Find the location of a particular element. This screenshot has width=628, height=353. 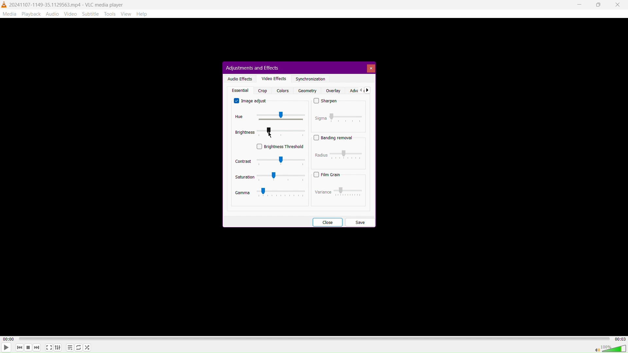

Stop is located at coordinates (27, 348).